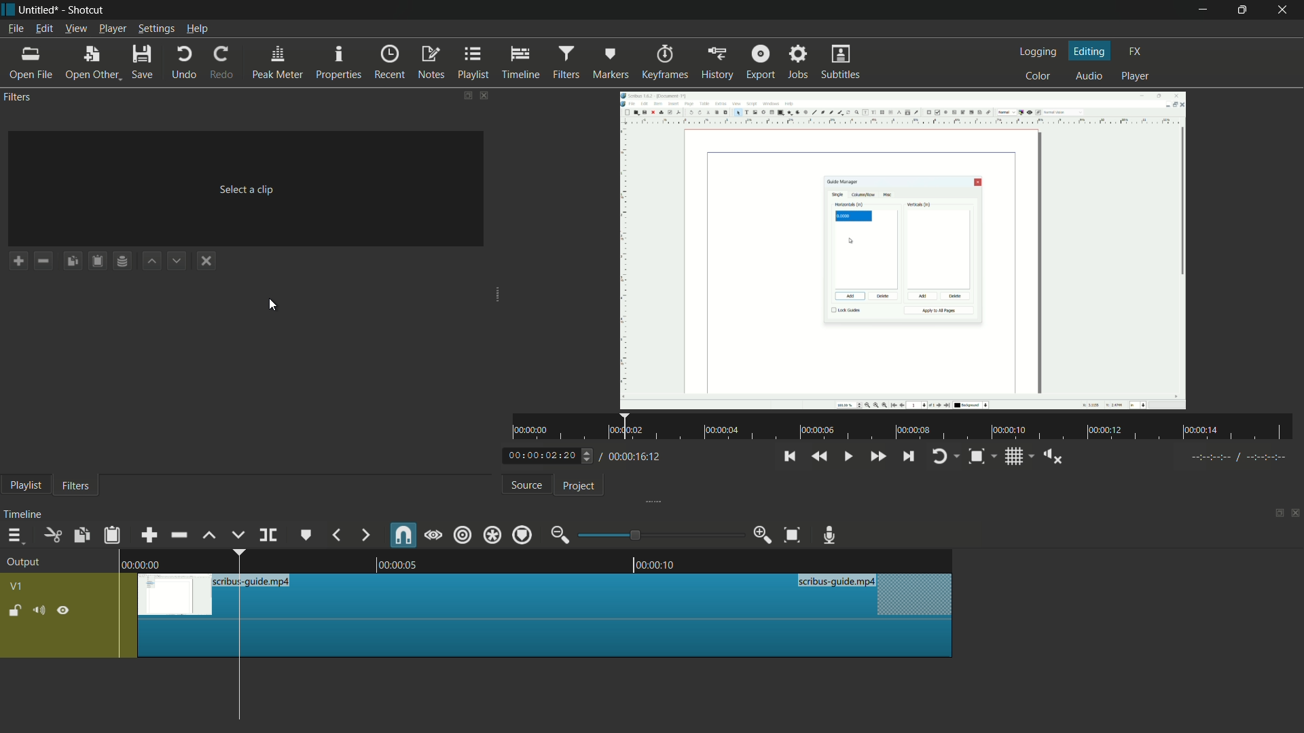 The image size is (1304, 733). Describe the element at coordinates (75, 485) in the screenshot. I see `filters` at that location.